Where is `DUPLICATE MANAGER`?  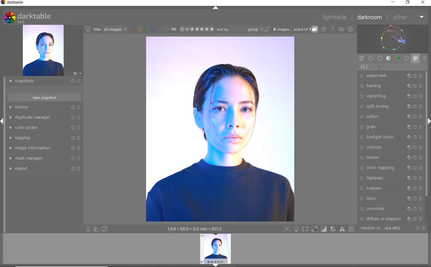
DUPLICATE MANAGER is located at coordinates (44, 117).